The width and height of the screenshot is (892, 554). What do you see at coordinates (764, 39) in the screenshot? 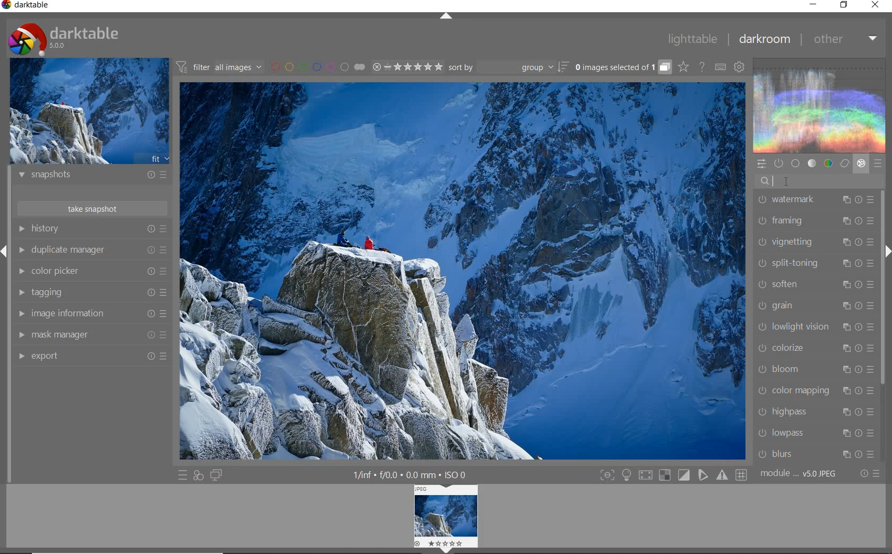
I see `darkroom` at bounding box center [764, 39].